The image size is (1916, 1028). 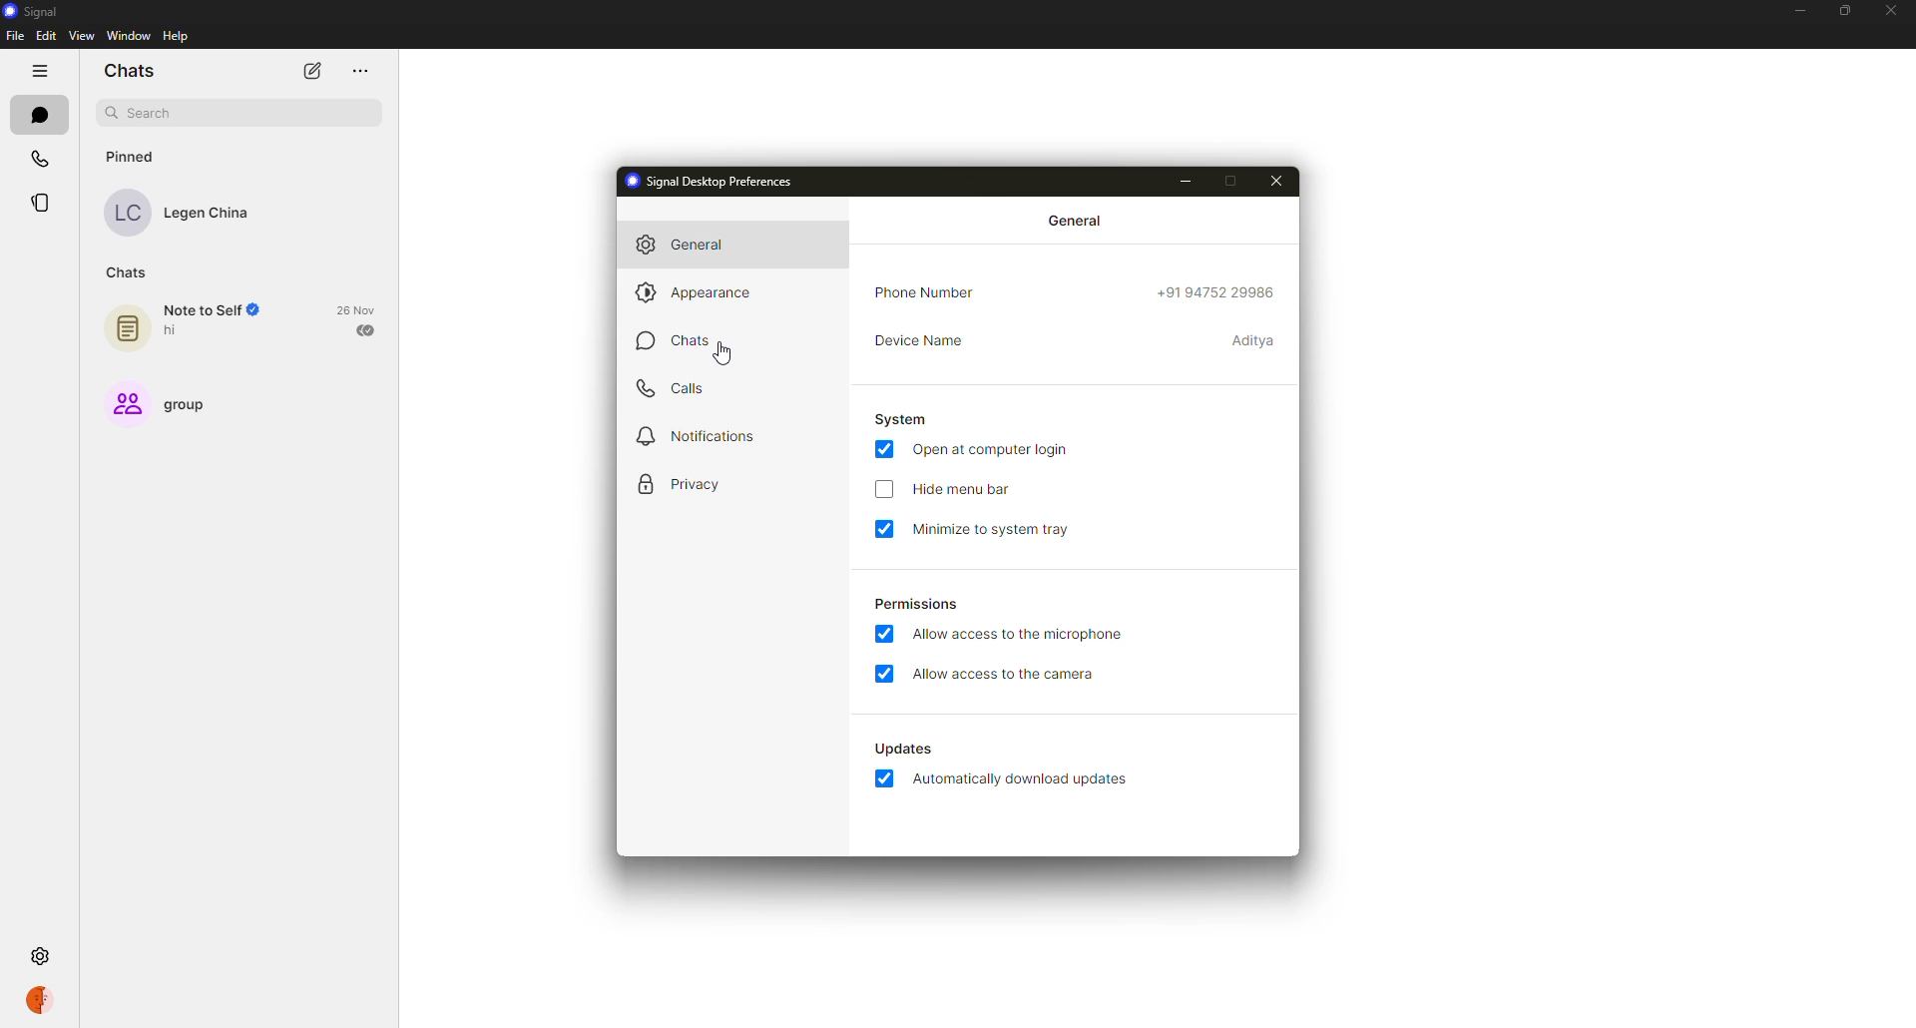 I want to click on view, so click(x=82, y=36).